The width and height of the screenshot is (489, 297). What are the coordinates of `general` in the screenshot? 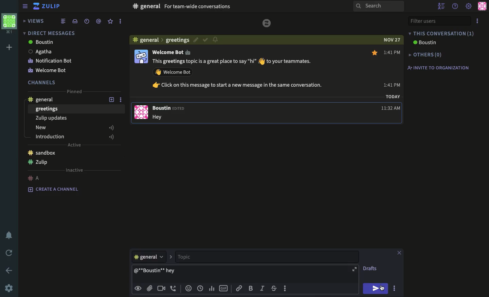 It's located at (148, 40).